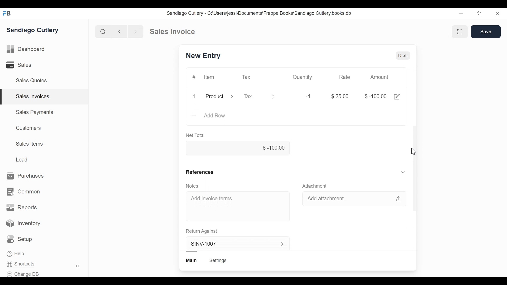 The width and height of the screenshot is (507, 285). What do you see at coordinates (303, 77) in the screenshot?
I see `Quantity` at bounding box center [303, 77].